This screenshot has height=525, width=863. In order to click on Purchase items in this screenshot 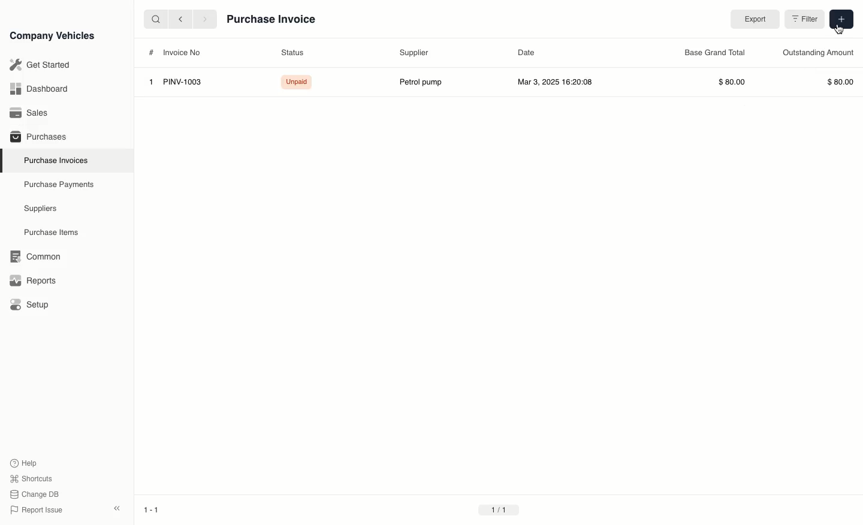, I will do `click(47, 233)`.